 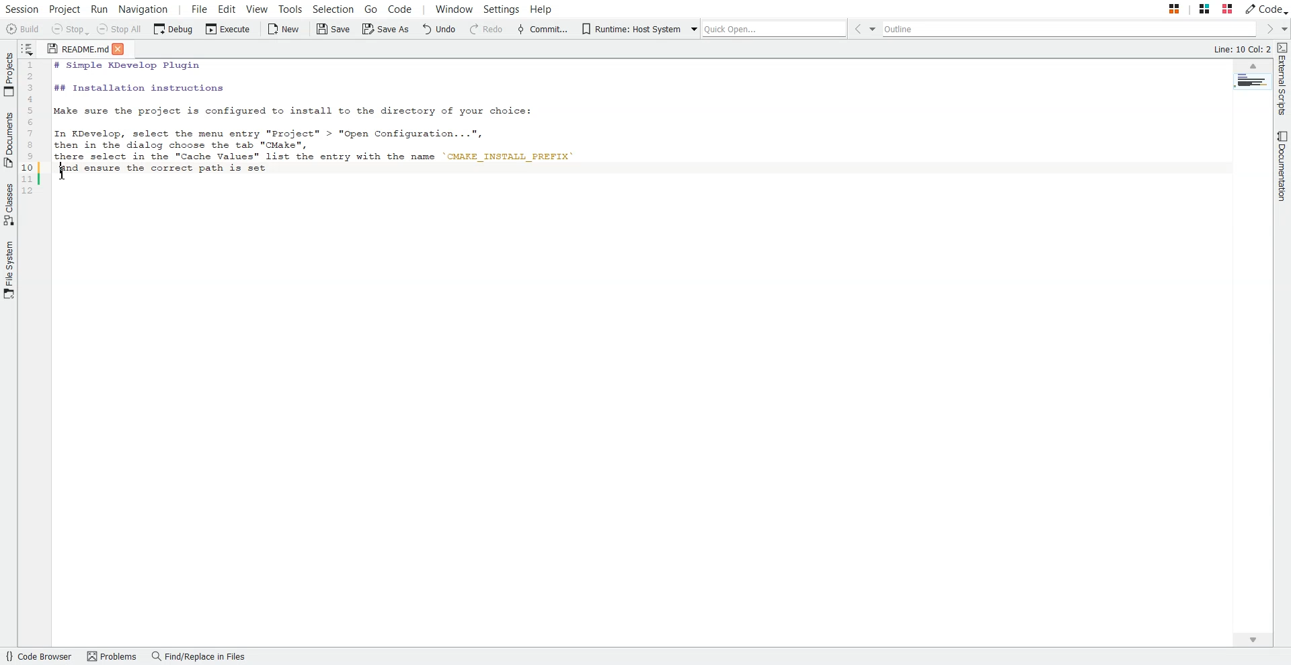 I want to click on File, so click(x=200, y=8).